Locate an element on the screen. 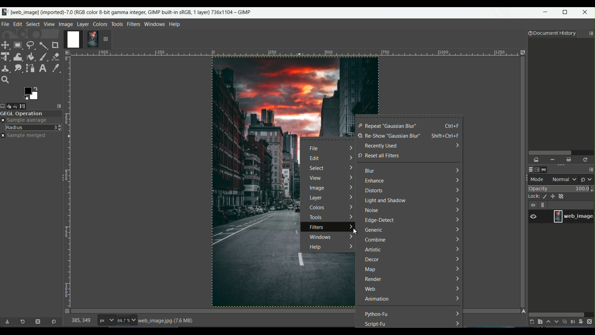 The height and width of the screenshot is (335, 595). filter tab is located at coordinates (133, 24).